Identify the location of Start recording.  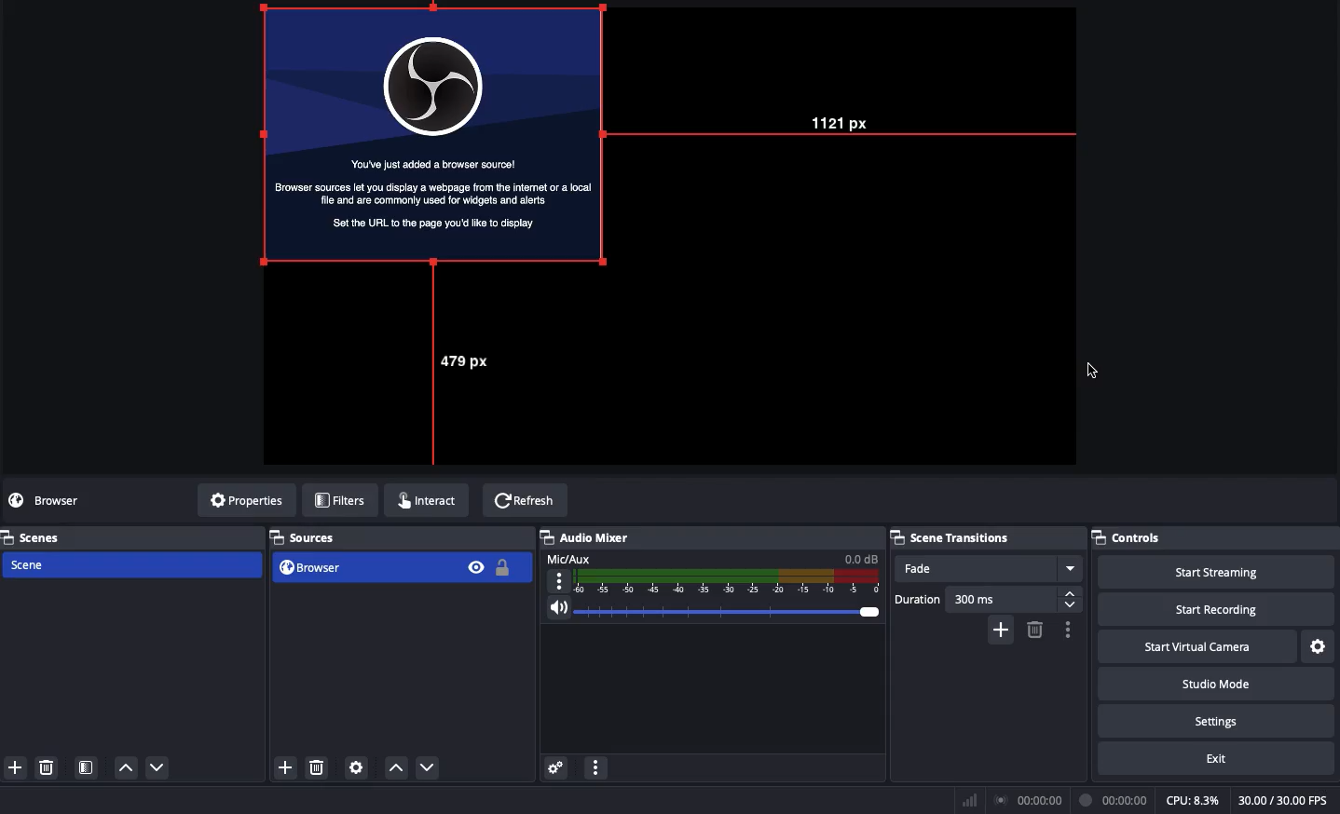
(1221, 604).